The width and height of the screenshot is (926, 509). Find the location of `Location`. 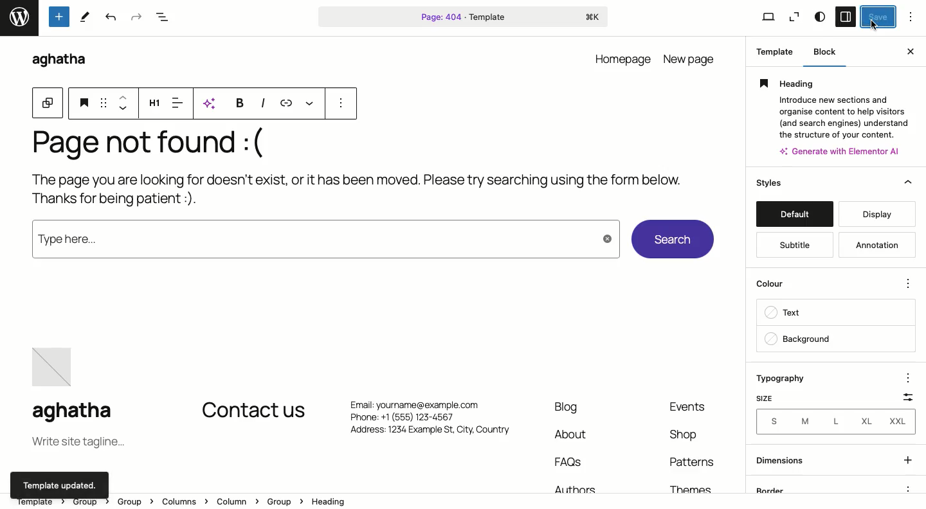

Location is located at coordinates (464, 503).